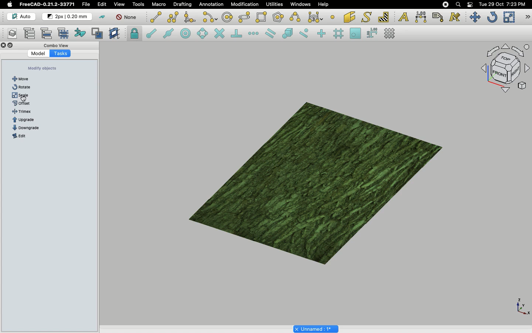 This screenshot has height=333, width=532. I want to click on View, so click(118, 4).